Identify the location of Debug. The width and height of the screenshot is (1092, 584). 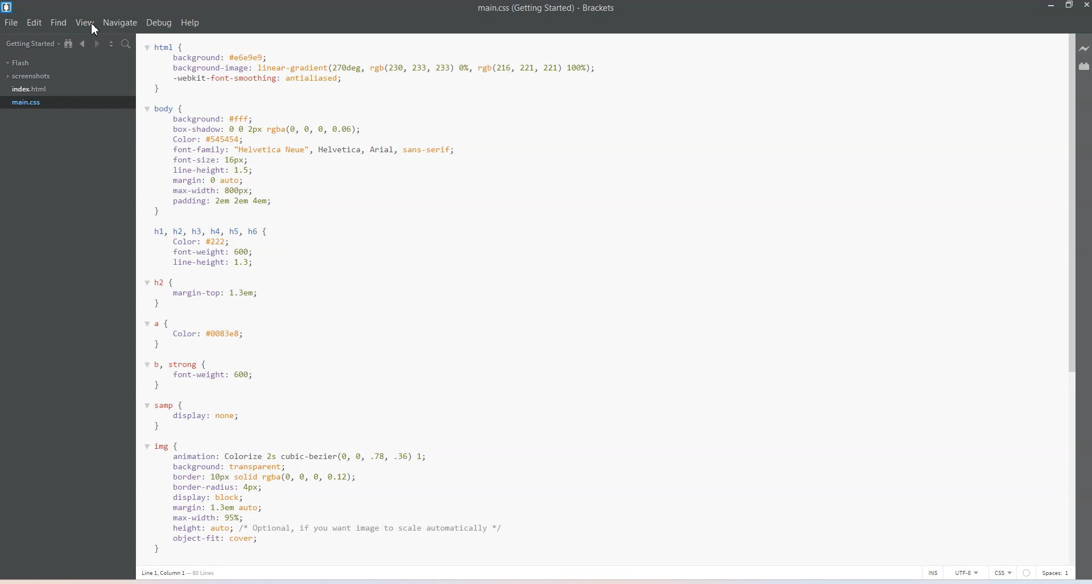
(159, 23).